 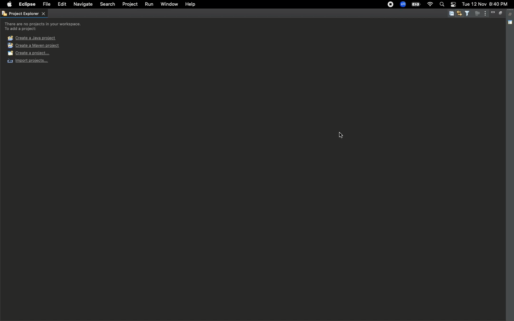 I want to click on Zoom, so click(x=403, y=4).